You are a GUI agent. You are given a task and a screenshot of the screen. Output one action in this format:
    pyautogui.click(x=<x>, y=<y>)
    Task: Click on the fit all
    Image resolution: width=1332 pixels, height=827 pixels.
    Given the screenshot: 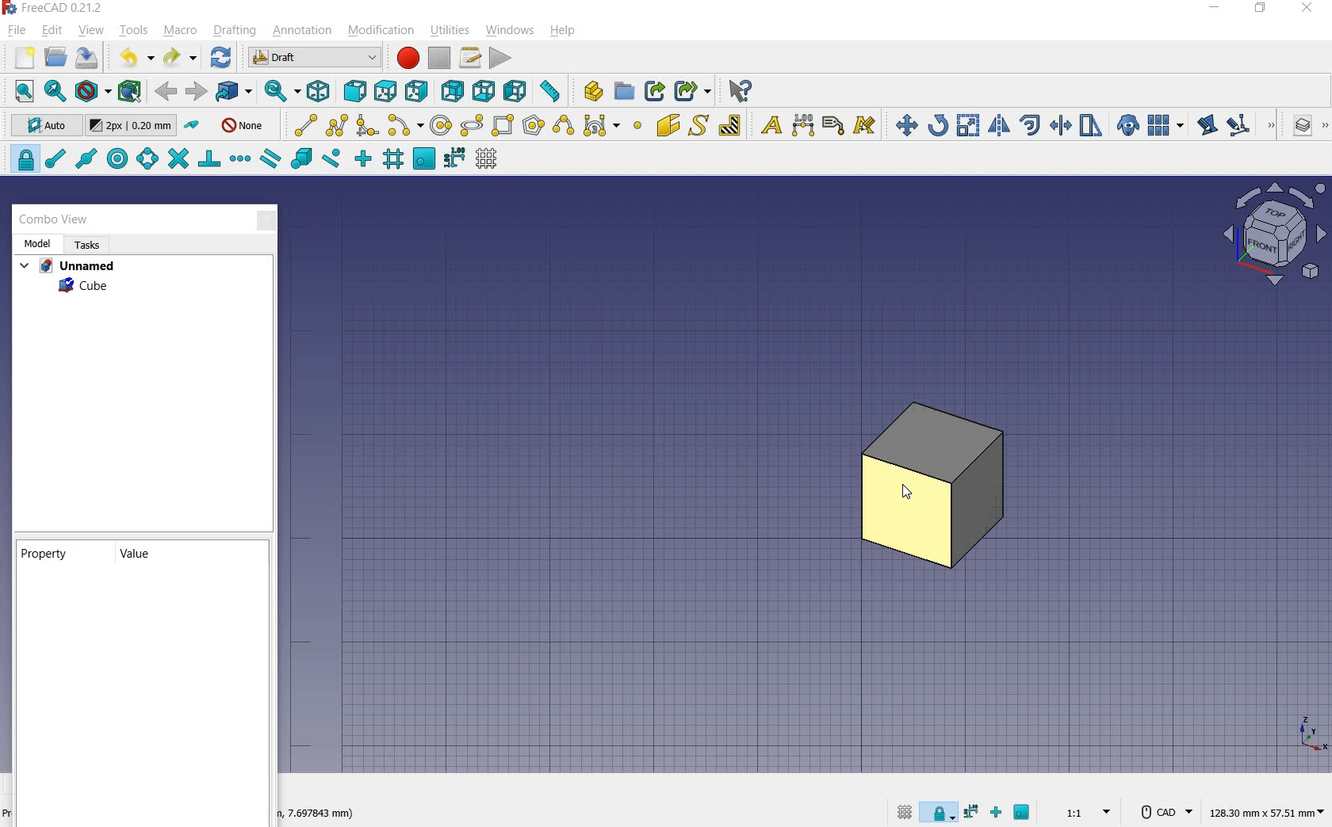 What is the action you would take?
    pyautogui.click(x=19, y=91)
    